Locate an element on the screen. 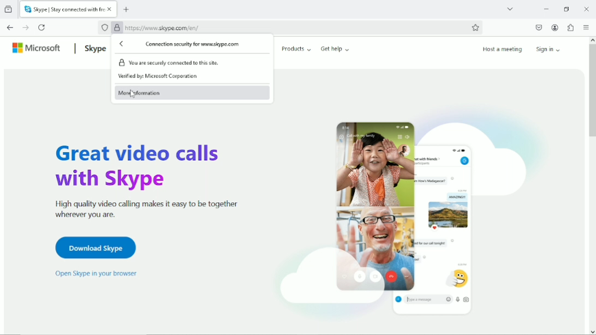 This screenshot has width=596, height=335. View recent browsing is located at coordinates (9, 10).